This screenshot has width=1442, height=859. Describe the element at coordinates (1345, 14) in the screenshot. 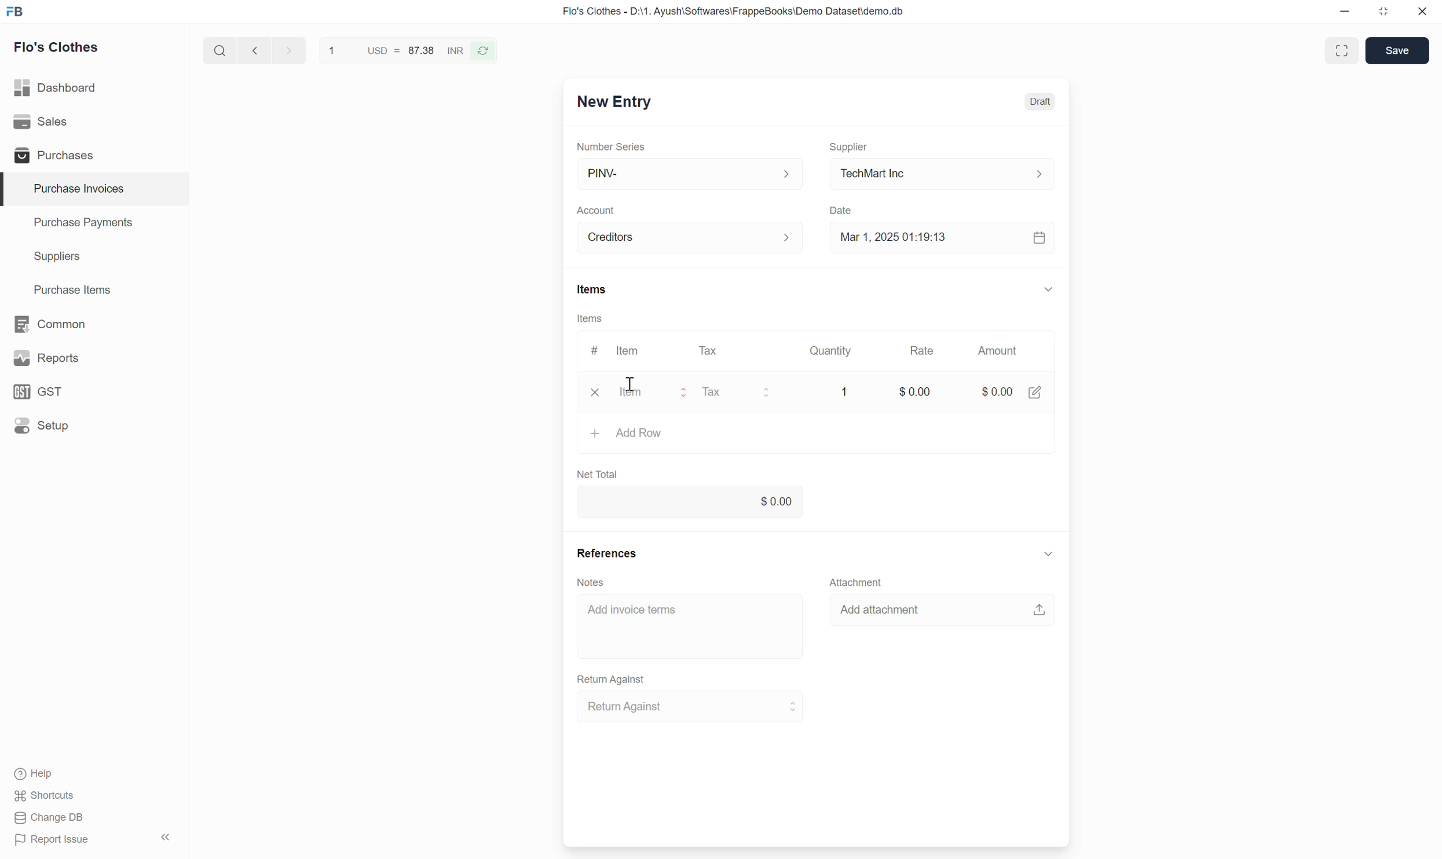

I see `minimize` at that location.